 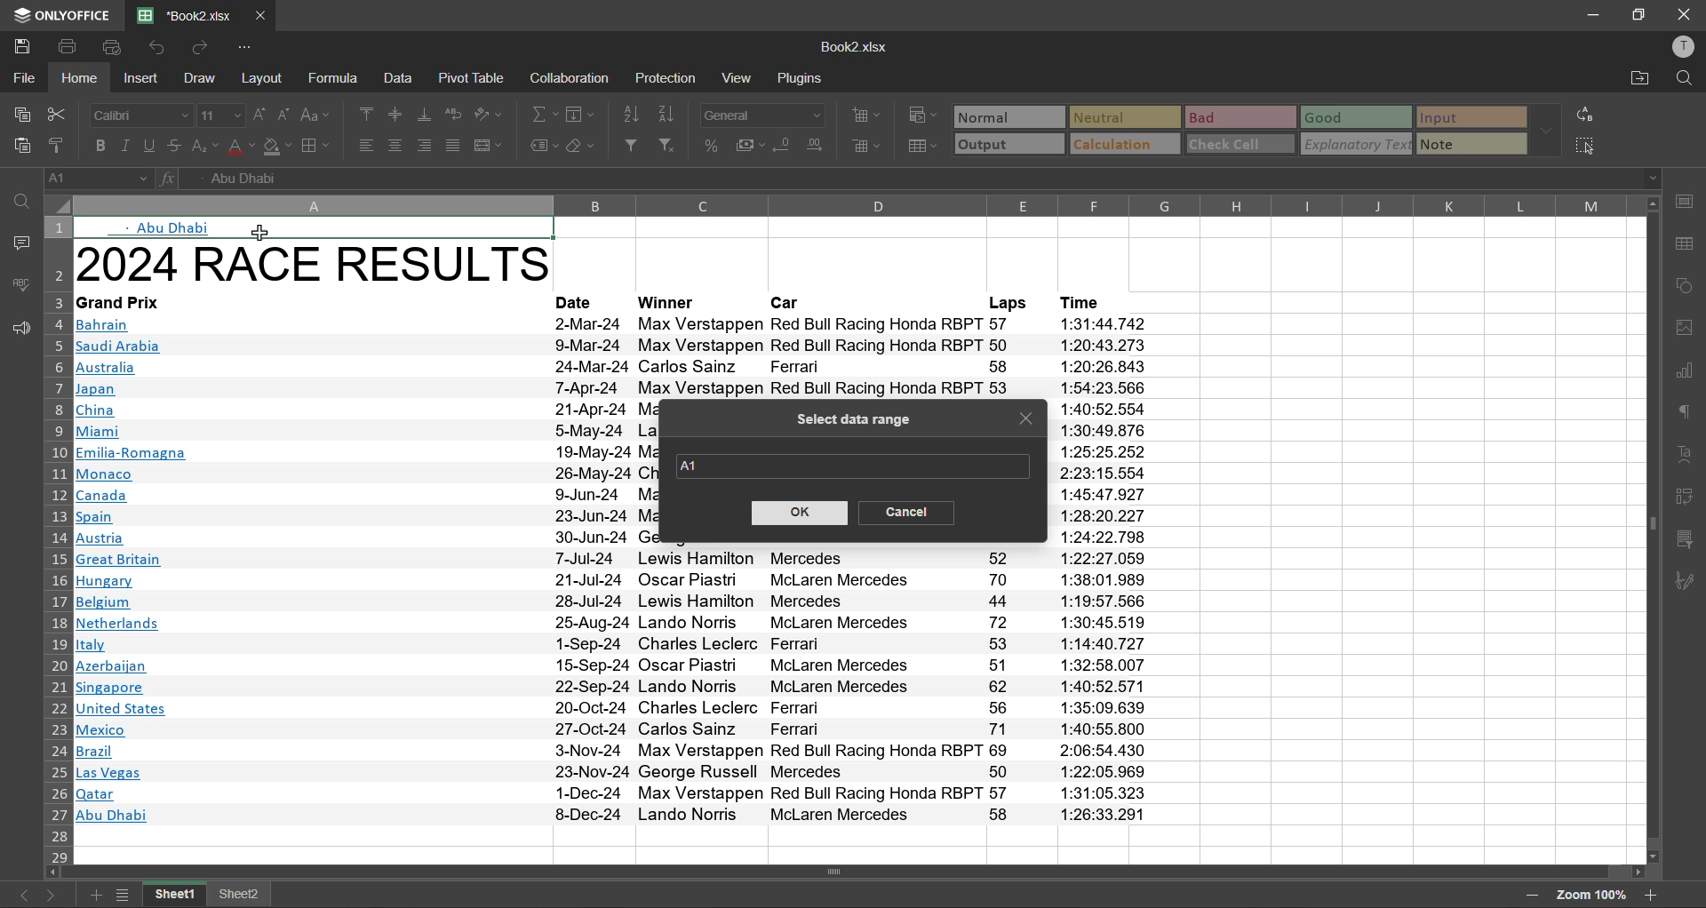 I want to click on decrement size, so click(x=287, y=114).